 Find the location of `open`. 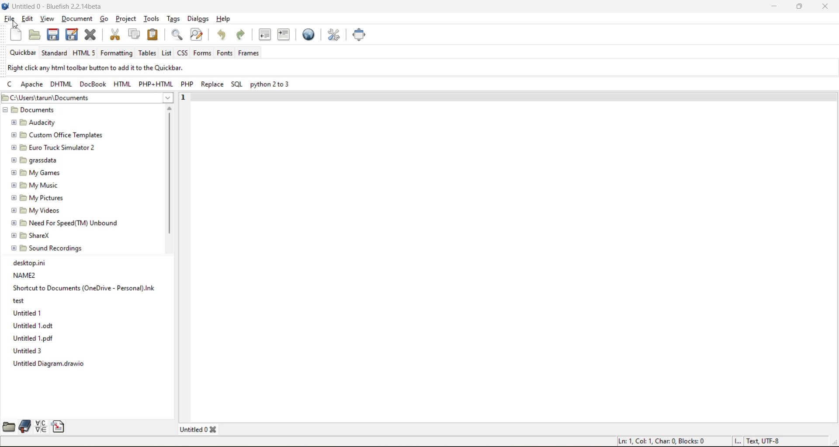

open is located at coordinates (35, 36).